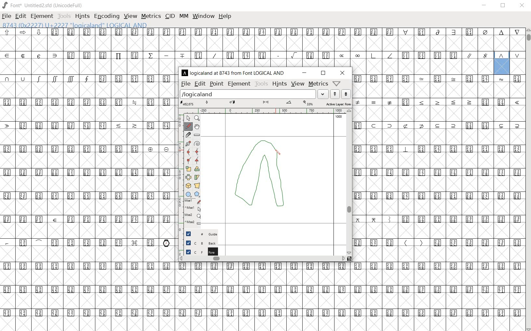 The width and height of the screenshot is (531, 331). Describe the element at coordinates (225, 17) in the screenshot. I see `help` at that location.